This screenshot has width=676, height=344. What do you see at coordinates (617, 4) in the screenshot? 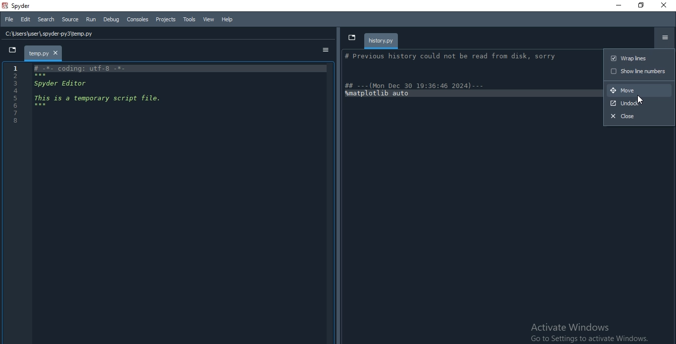
I see `Minimise` at bounding box center [617, 4].